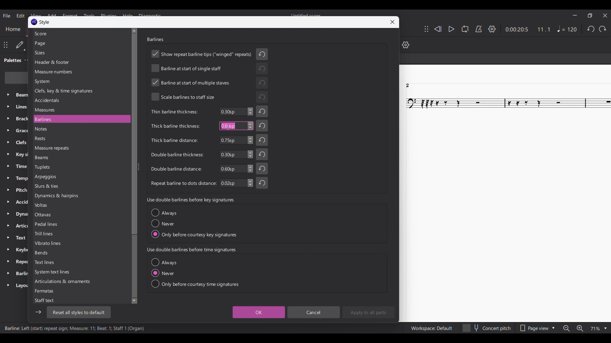  What do you see at coordinates (492, 29) in the screenshot?
I see `Settings` at bounding box center [492, 29].